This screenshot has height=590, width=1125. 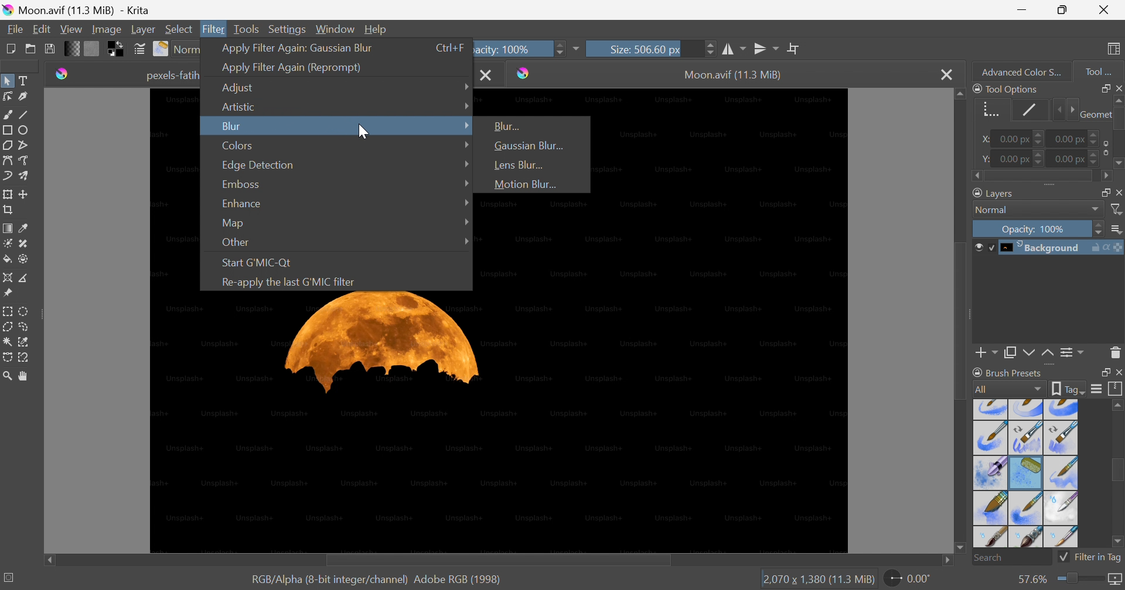 I want to click on Drop Down, so click(x=465, y=163).